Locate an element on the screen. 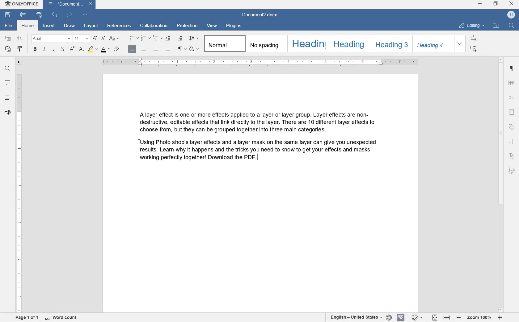  minimize is located at coordinates (481, 4).